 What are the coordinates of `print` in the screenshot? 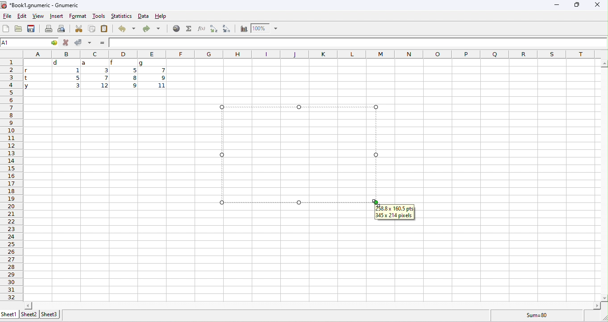 It's located at (48, 29).